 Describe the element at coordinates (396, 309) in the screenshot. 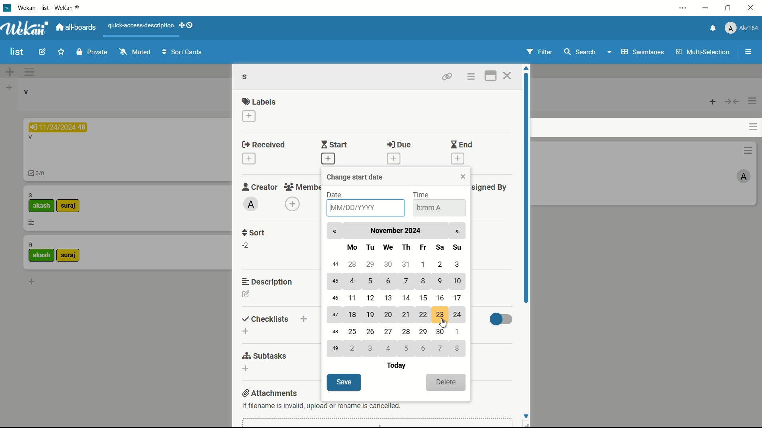

I see `dates` at that location.